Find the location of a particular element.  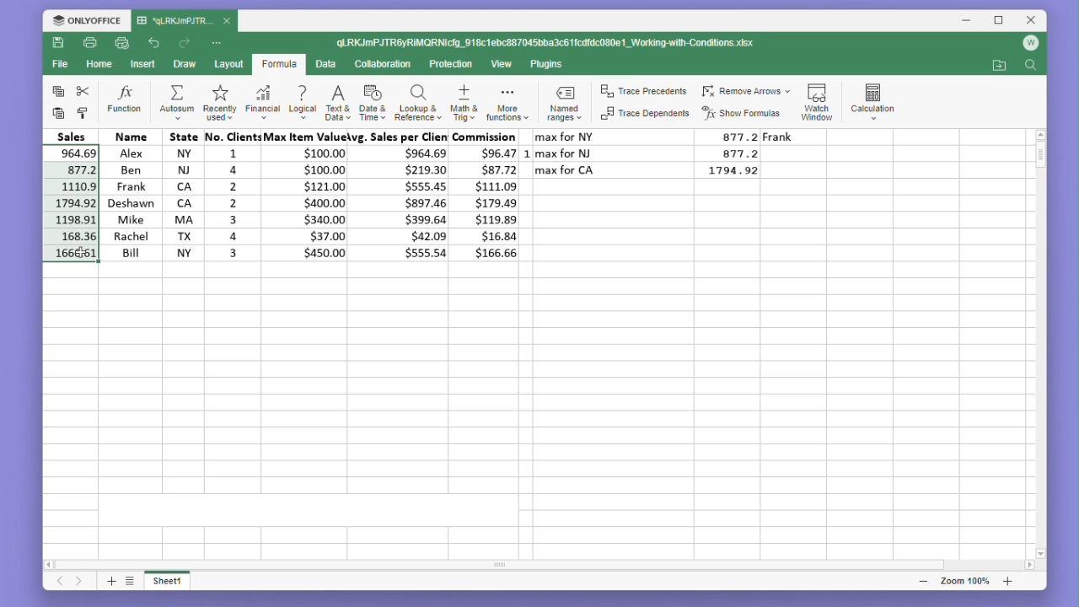

zoom out is located at coordinates (925, 582).